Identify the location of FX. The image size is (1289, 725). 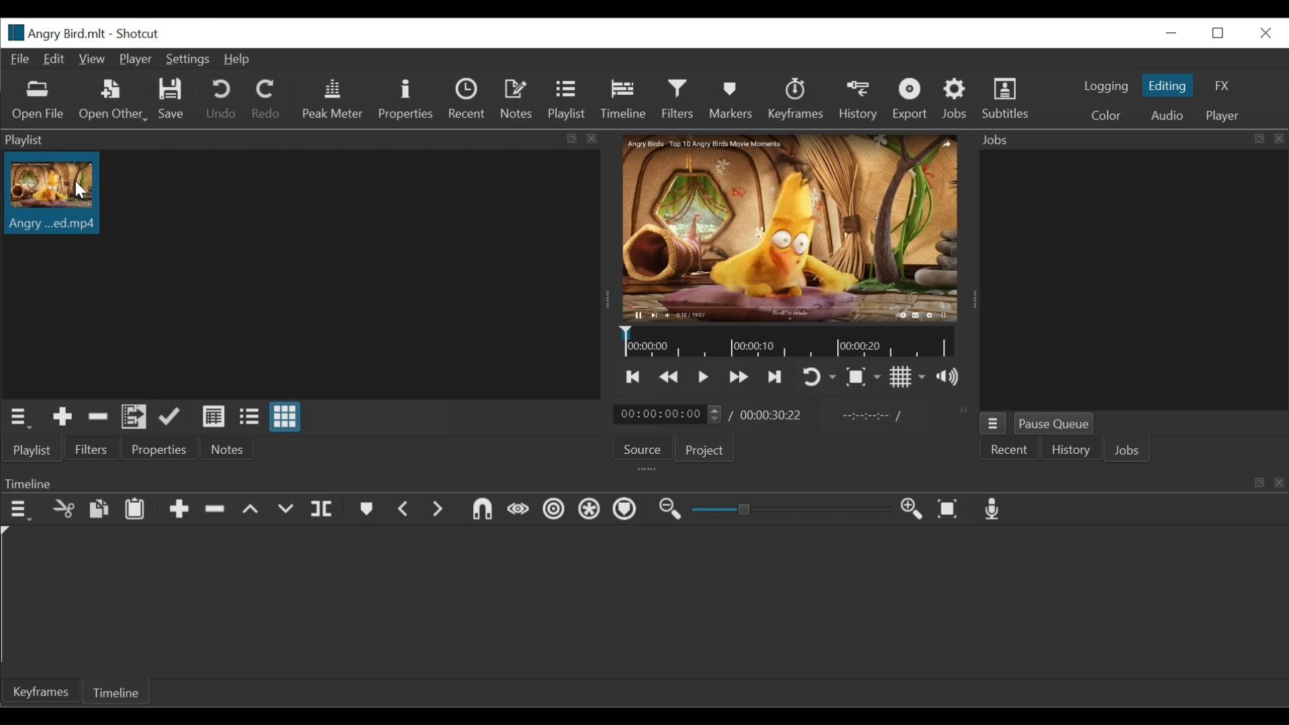
(1220, 85).